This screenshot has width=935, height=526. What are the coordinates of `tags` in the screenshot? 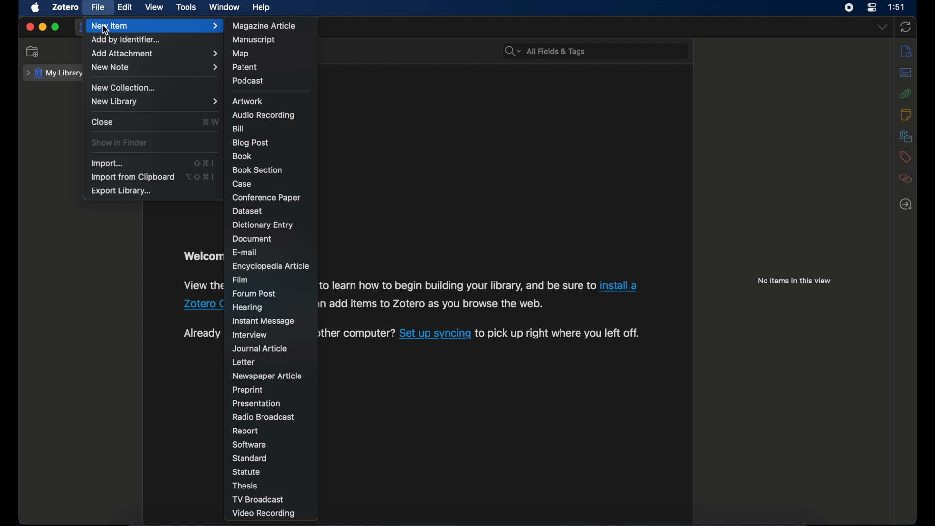 It's located at (904, 157).